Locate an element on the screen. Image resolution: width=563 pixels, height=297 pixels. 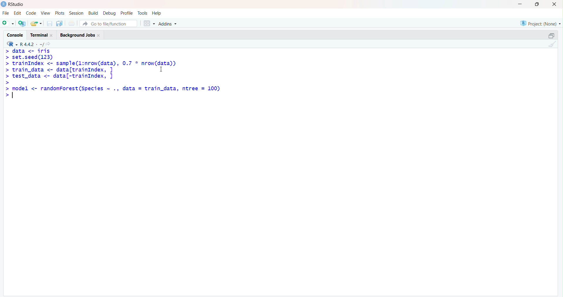
Help is located at coordinates (157, 13).